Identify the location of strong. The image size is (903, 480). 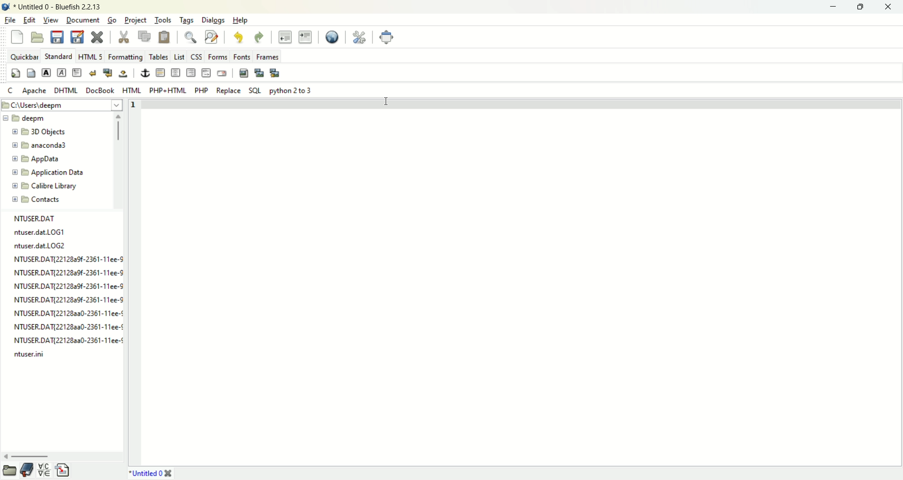
(47, 73).